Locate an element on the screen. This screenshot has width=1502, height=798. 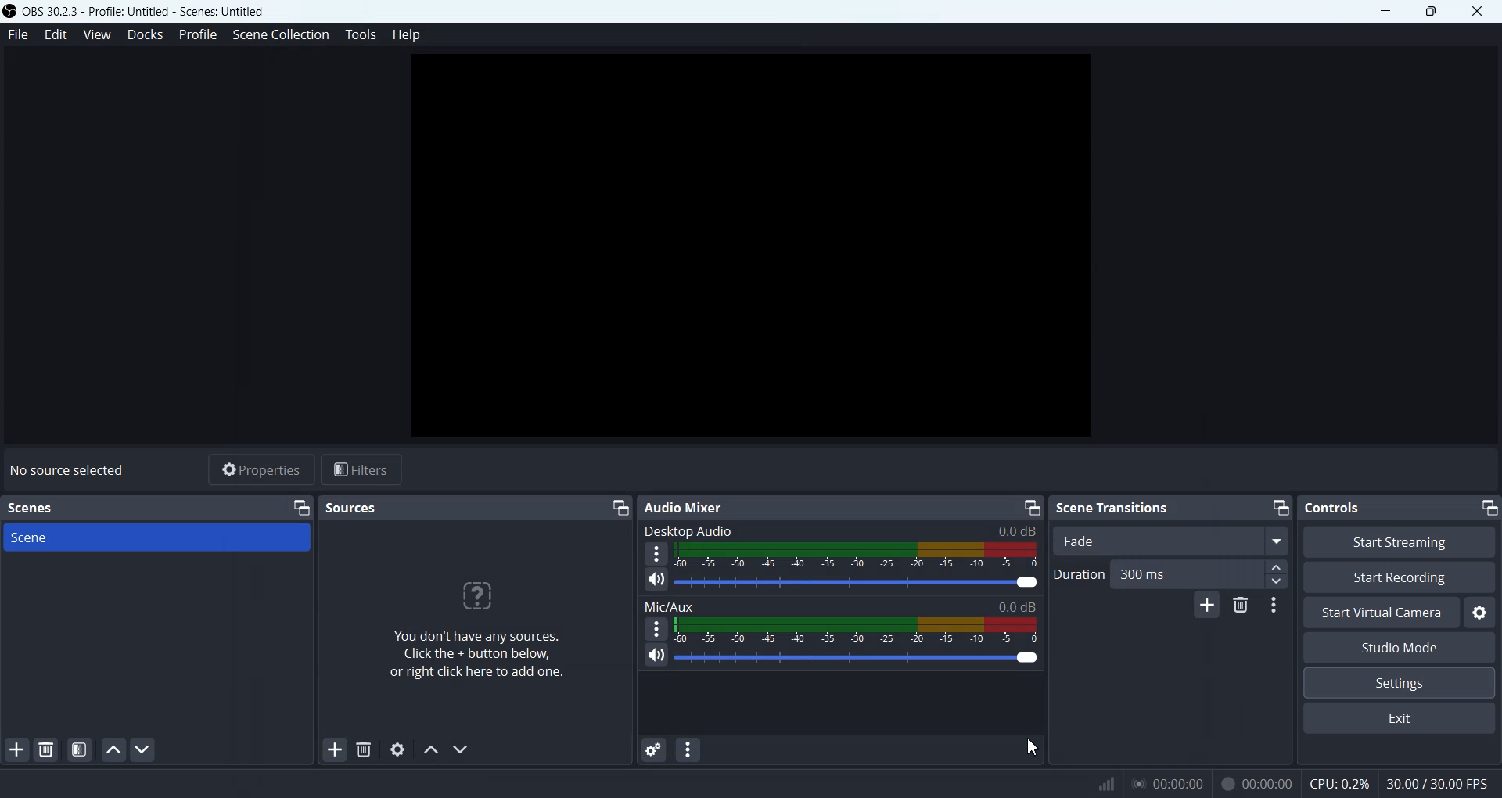
Signals is located at coordinates (1098, 782).